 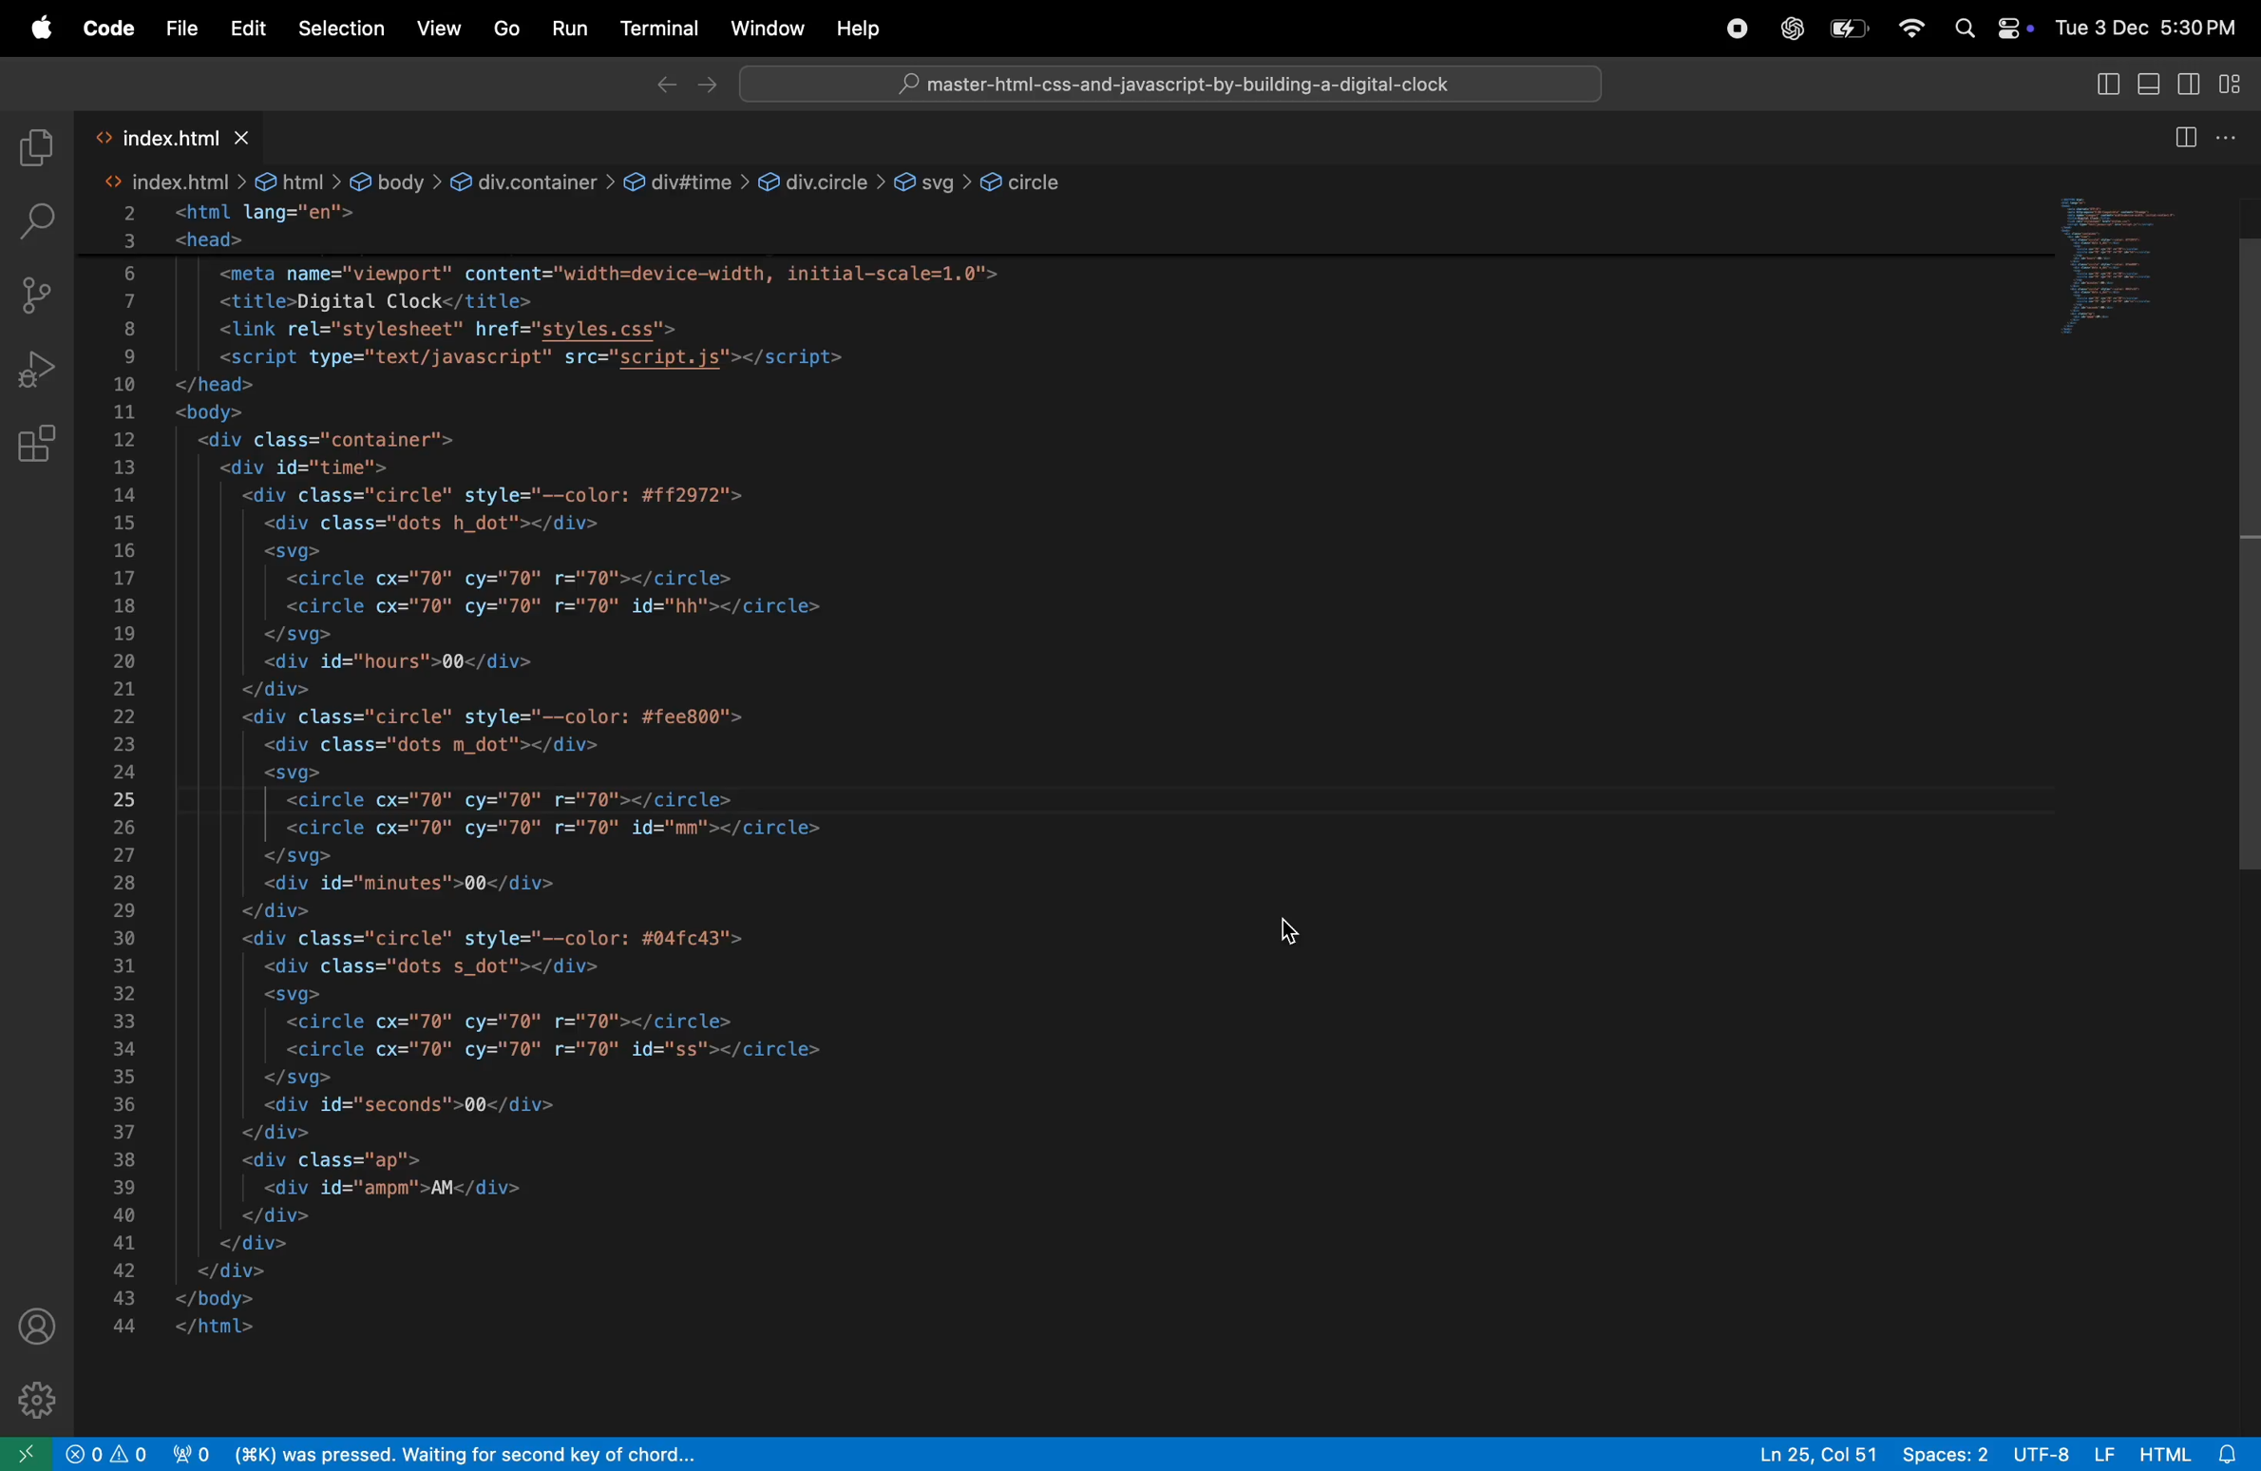 I want to click on window, so click(x=765, y=31).